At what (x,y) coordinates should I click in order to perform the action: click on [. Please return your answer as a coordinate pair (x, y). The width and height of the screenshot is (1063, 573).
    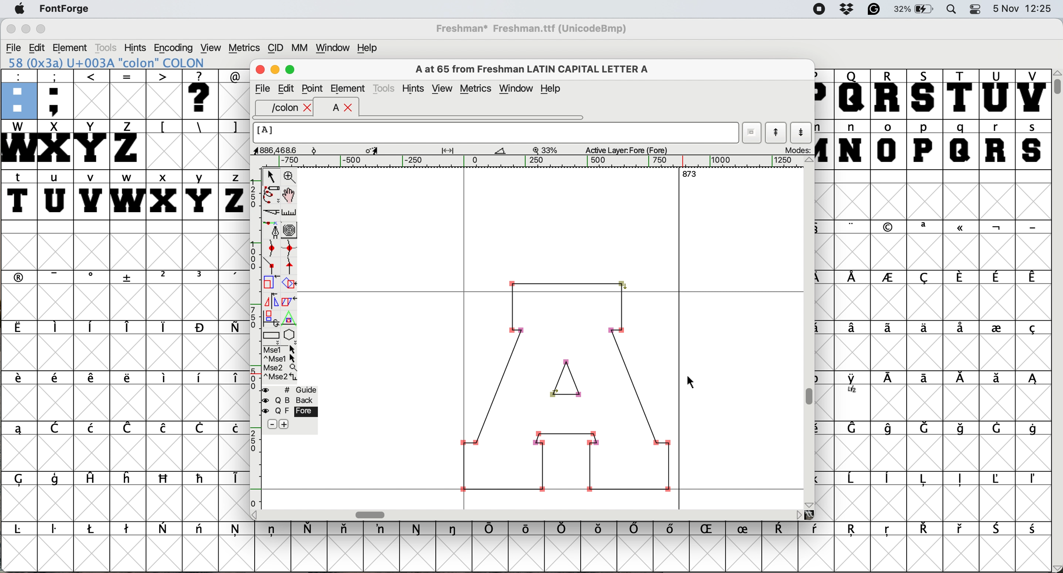
    Looking at the image, I should click on (164, 127).